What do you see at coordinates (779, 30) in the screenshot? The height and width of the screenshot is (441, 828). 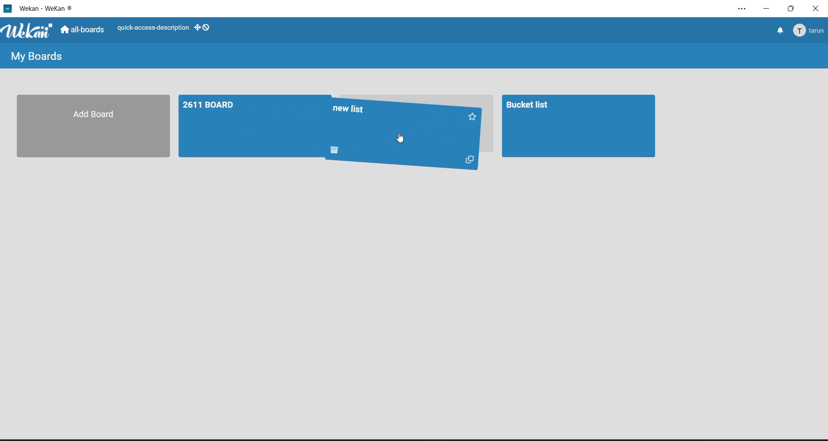 I see `notifications` at bounding box center [779, 30].